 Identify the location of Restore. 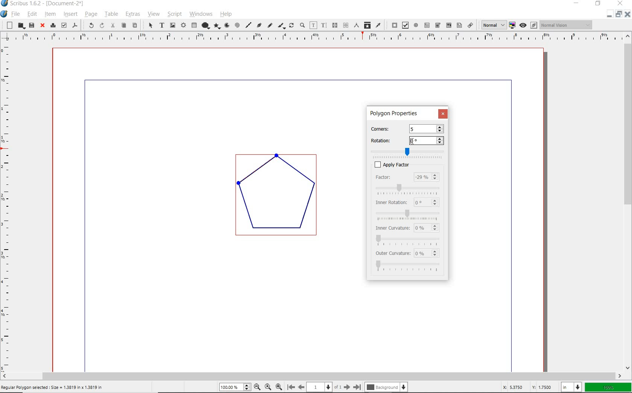
(618, 15).